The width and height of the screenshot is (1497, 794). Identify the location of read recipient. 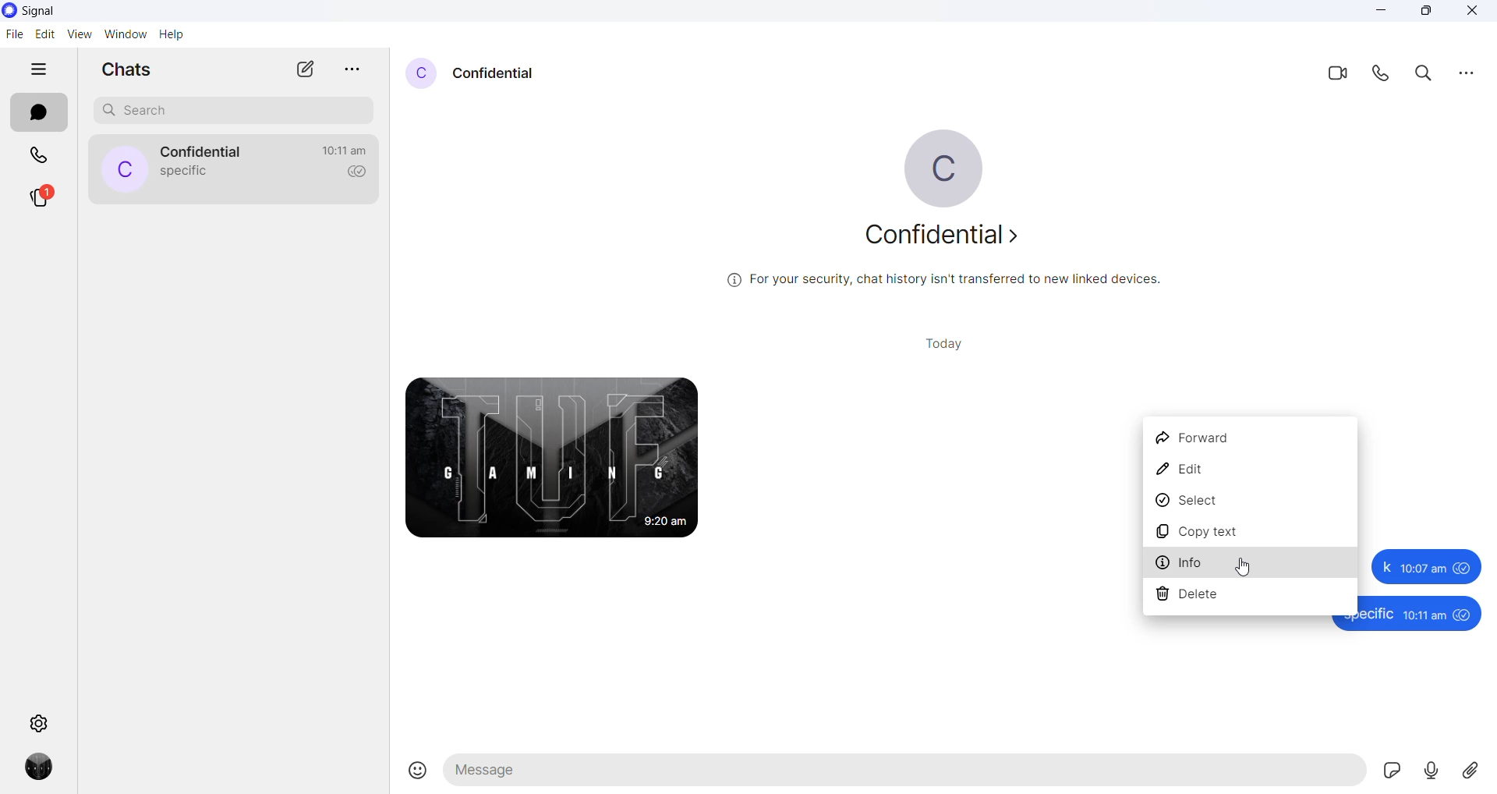
(359, 172).